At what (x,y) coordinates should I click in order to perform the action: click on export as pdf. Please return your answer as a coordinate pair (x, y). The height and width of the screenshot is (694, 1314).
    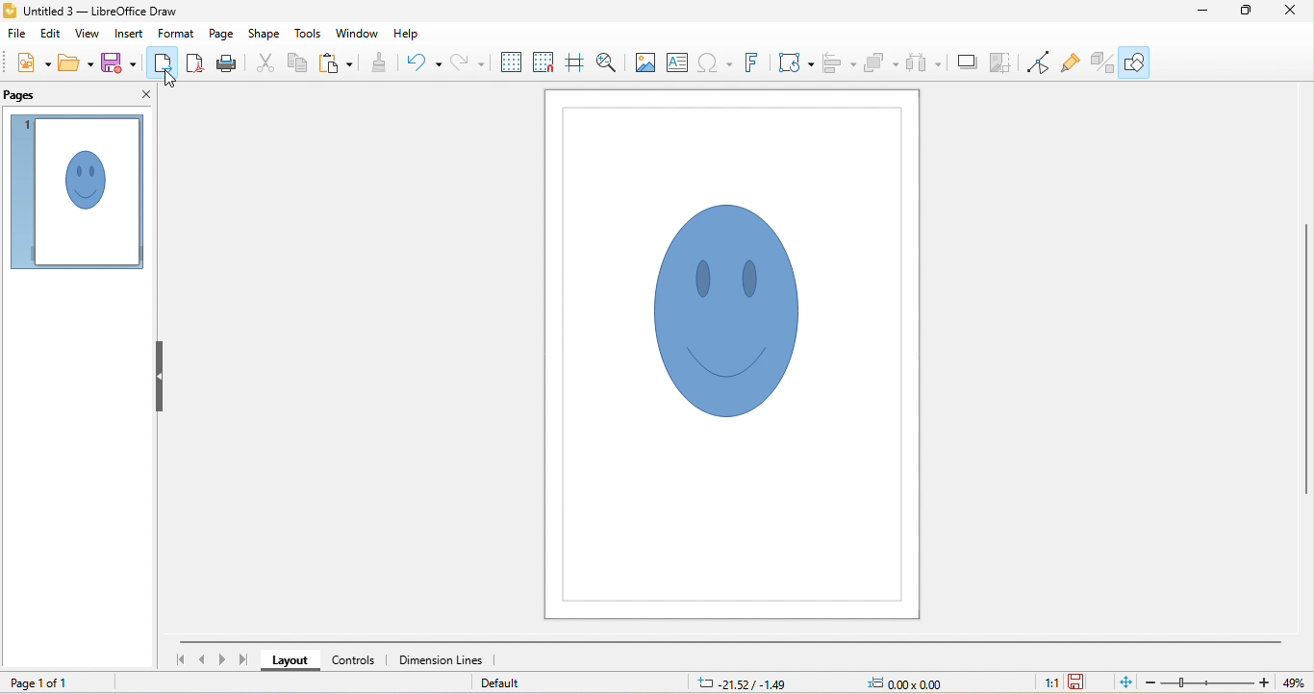
    Looking at the image, I should click on (196, 65).